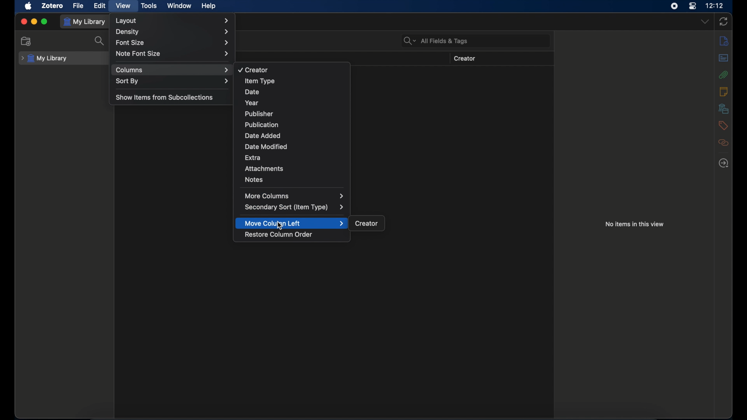 This screenshot has width=747, height=420. Describe the element at coordinates (724, 58) in the screenshot. I see `abstract` at that location.